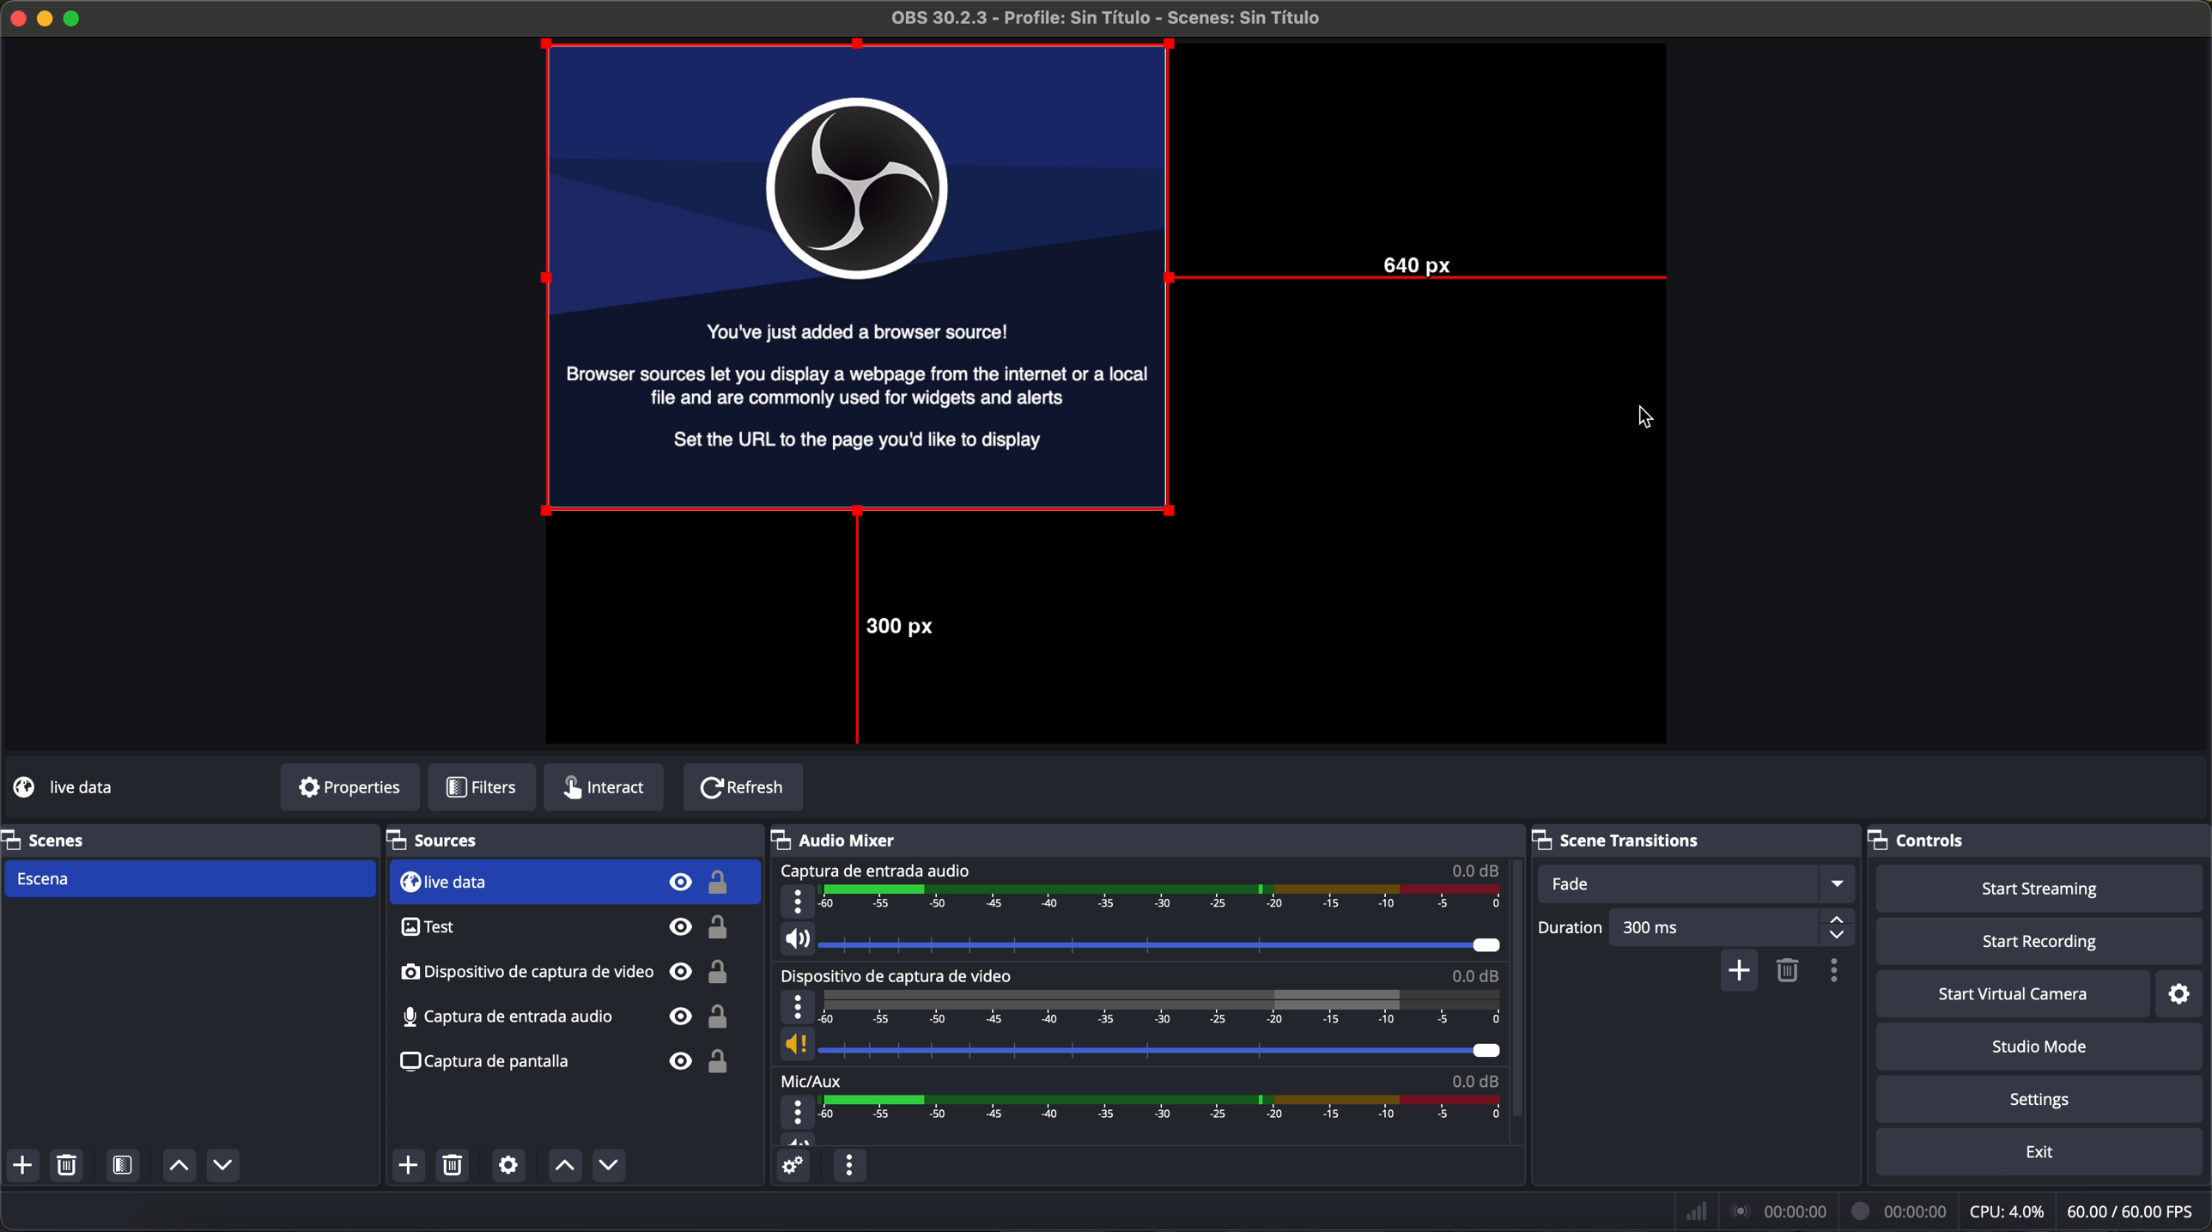 The height and width of the screenshot is (1232, 2212). I want to click on minimize program, so click(44, 21).